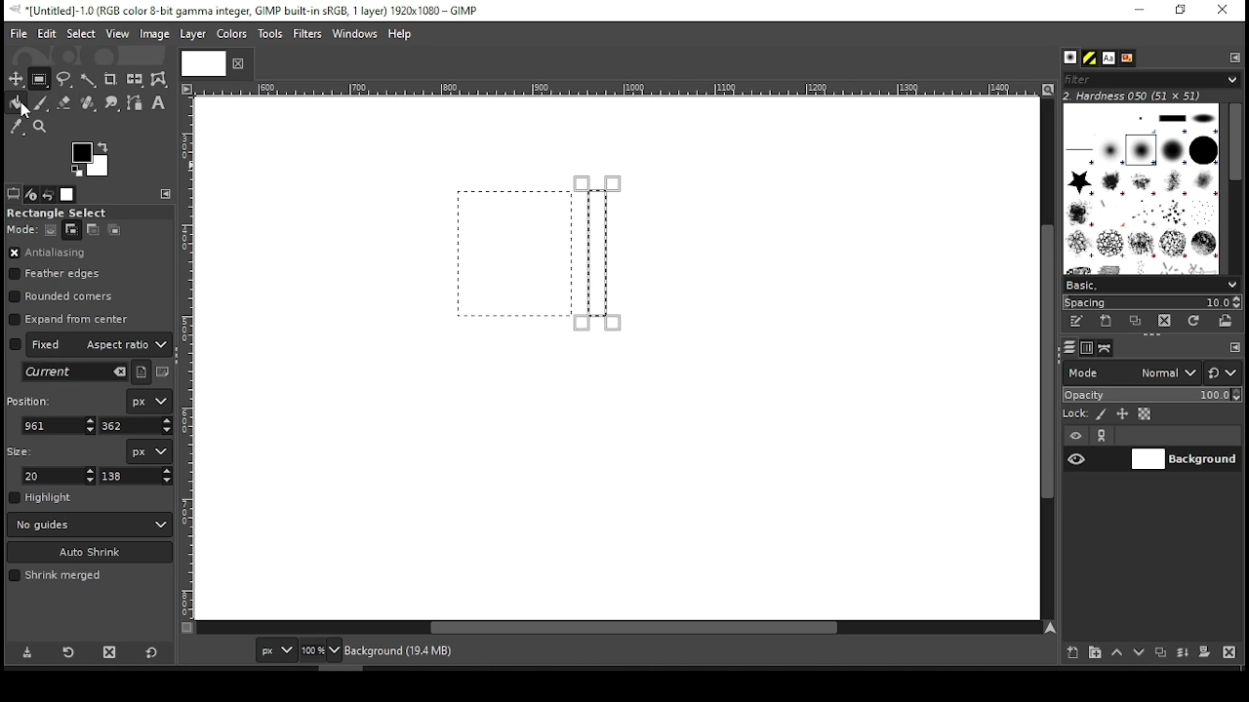 The image size is (1249, 702). Describe the element at coordinates (80, 32) in the screenshot. I see `select` at that location.